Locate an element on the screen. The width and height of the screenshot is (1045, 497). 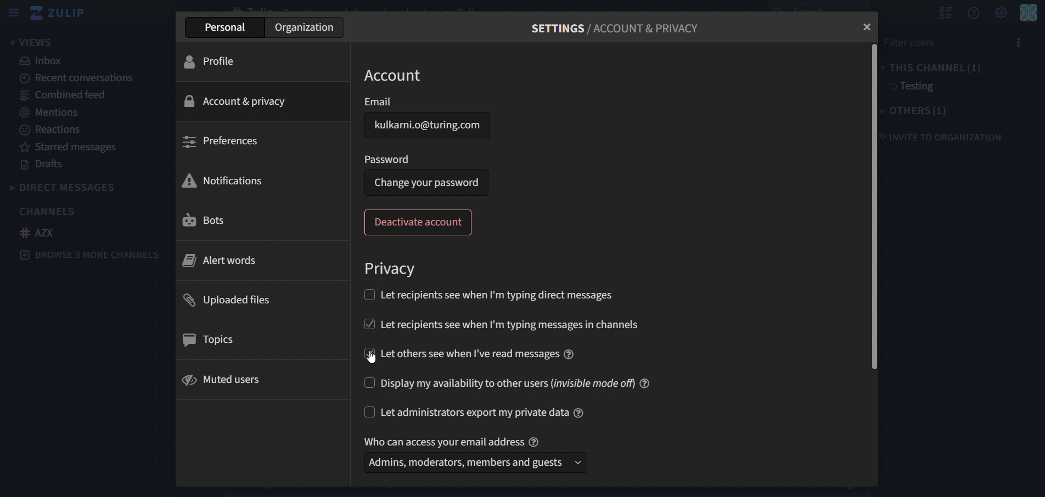
organization is located at coordinates (306, 28).